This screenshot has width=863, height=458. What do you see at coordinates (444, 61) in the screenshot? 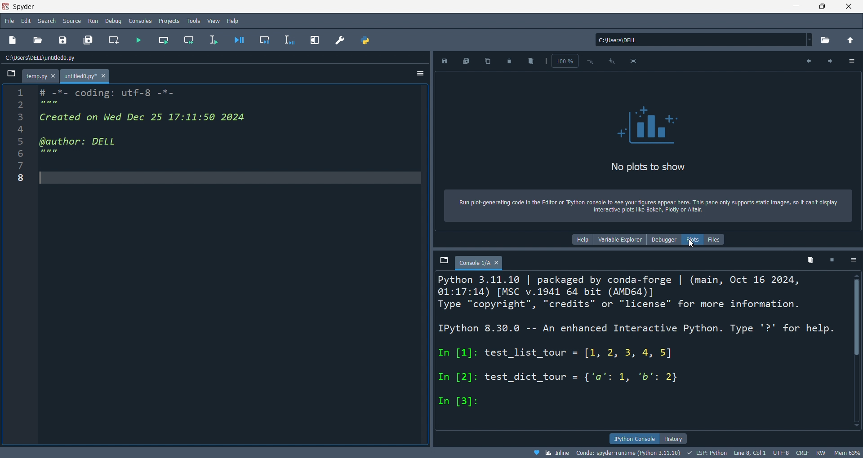
I see `save` at bounding box center [444, 61].